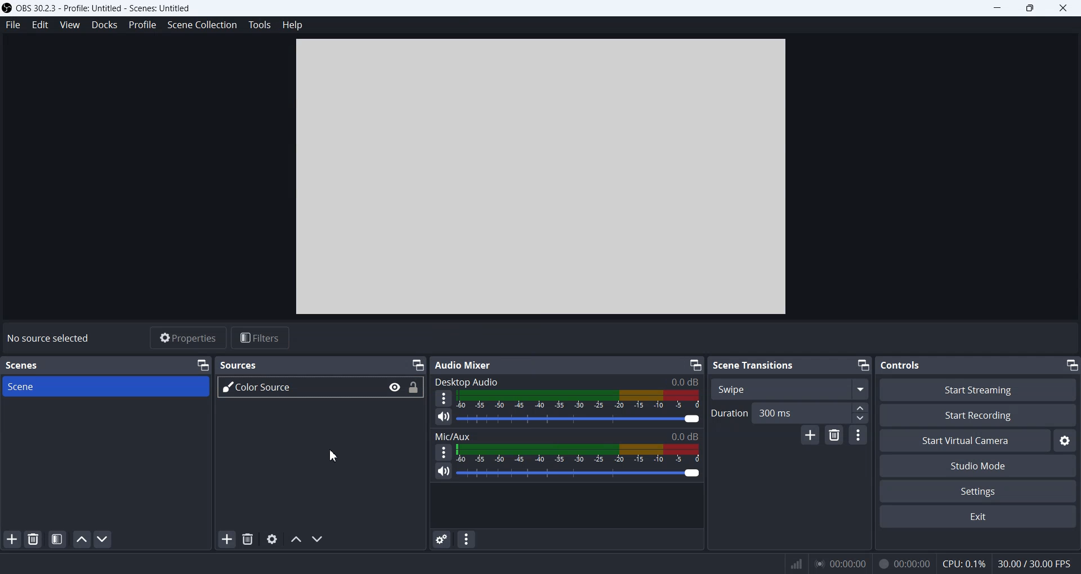  I want to click on More, so click(443, 452).